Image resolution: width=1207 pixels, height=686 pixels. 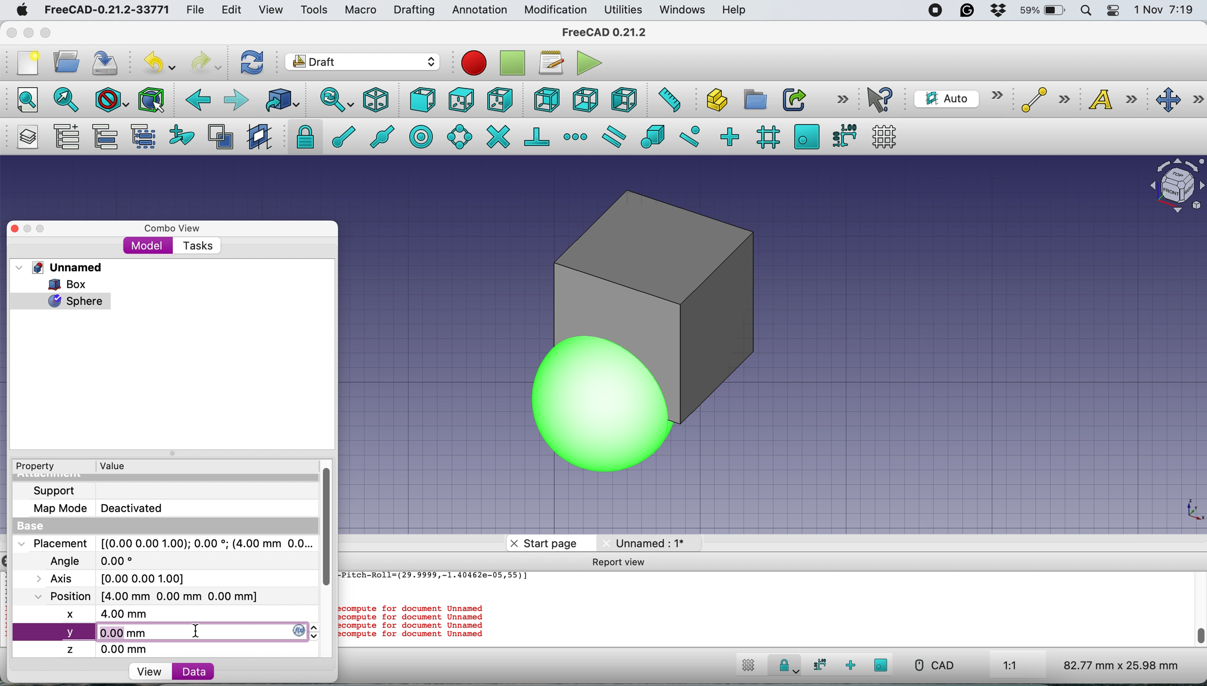 I want to click on angle, so click(x=96, y=562).